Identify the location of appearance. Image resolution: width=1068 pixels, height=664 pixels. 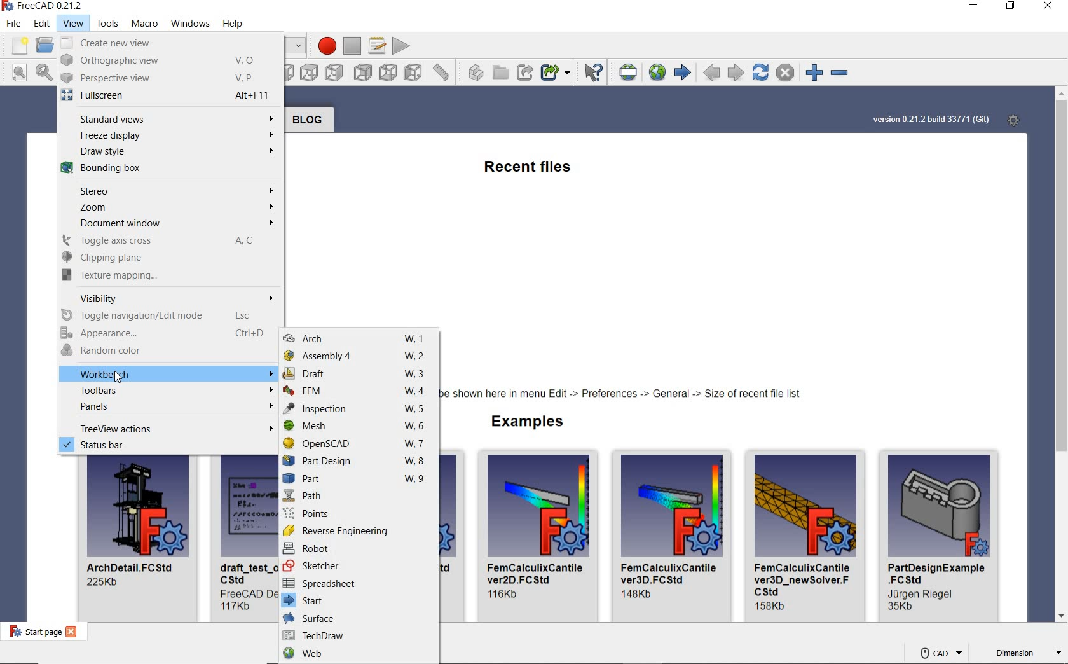
(168, 334).